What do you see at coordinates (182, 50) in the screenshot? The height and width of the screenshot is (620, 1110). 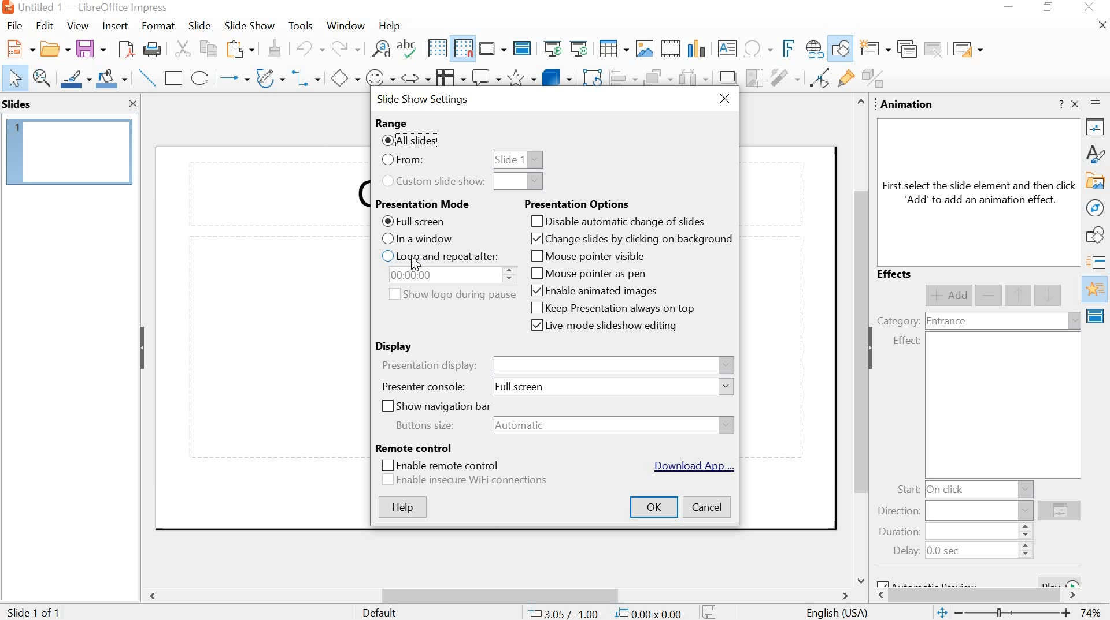 I see `cut` at bounding box center [182, 50].